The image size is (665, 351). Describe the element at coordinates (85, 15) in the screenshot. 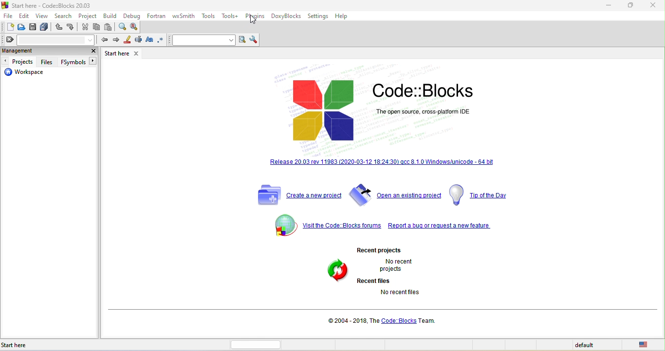

I see `project` at that location.